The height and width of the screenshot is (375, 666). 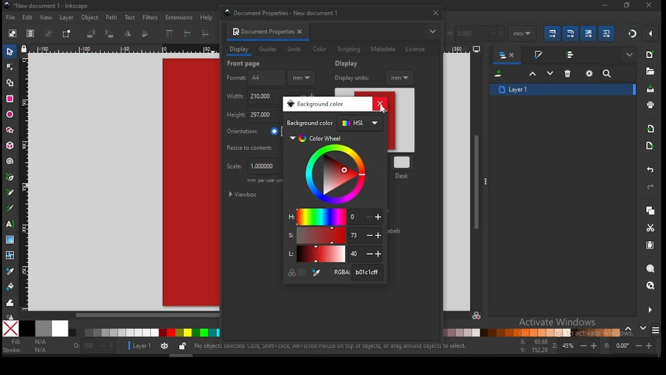 What do you see at coordinates (130, 17) in the screenshot?
I see `text` at bounding box center [130, 17].